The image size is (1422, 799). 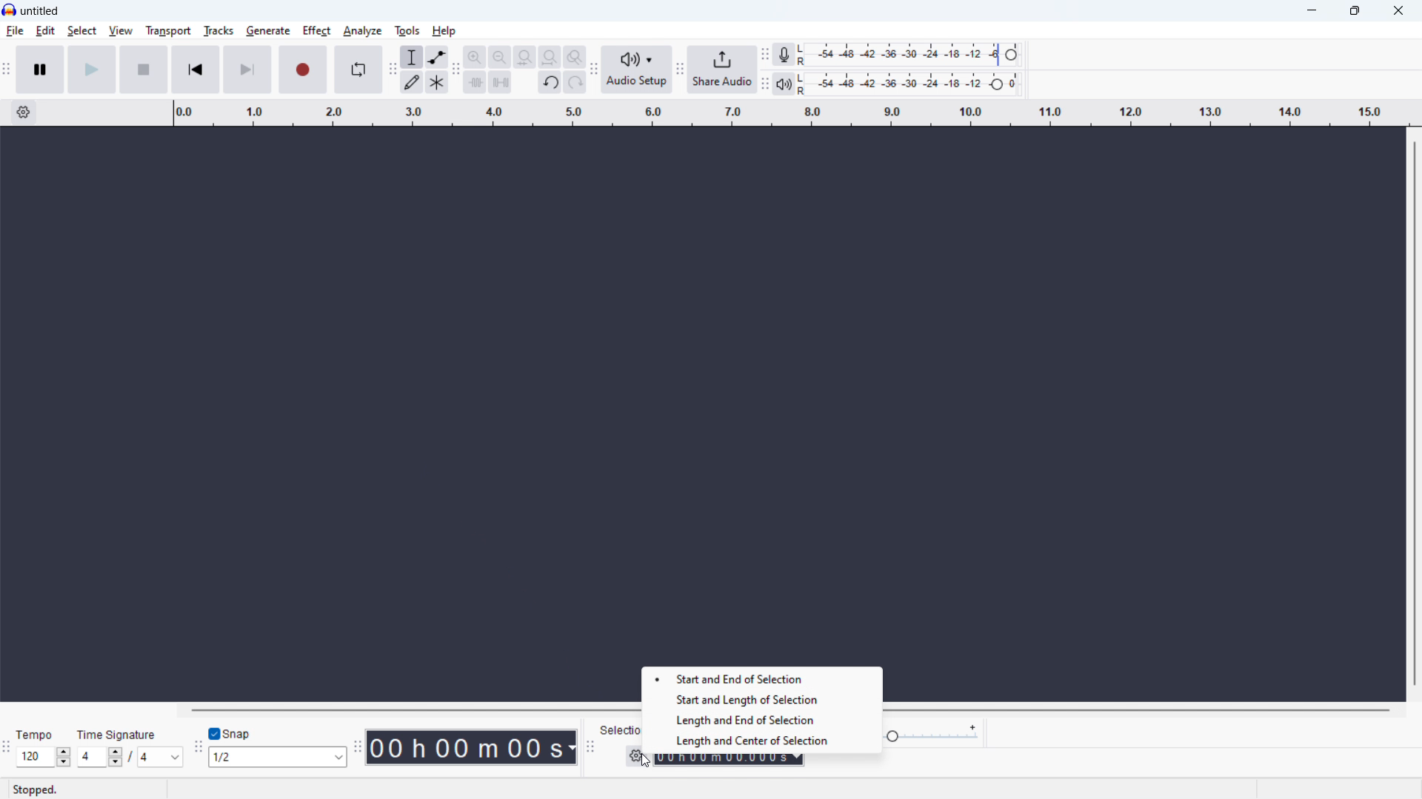 What do you see at coordinates (41, 11) in the screenshot?
I see `title` at bounding box center [41, 11].